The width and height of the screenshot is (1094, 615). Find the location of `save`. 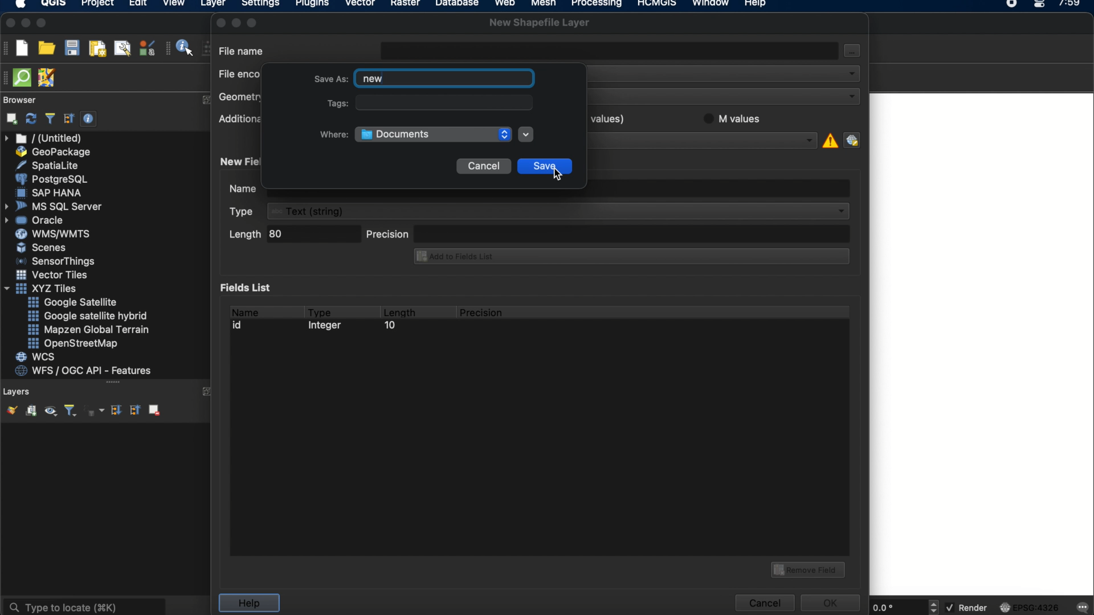

save is located at coordinates (545, 167).